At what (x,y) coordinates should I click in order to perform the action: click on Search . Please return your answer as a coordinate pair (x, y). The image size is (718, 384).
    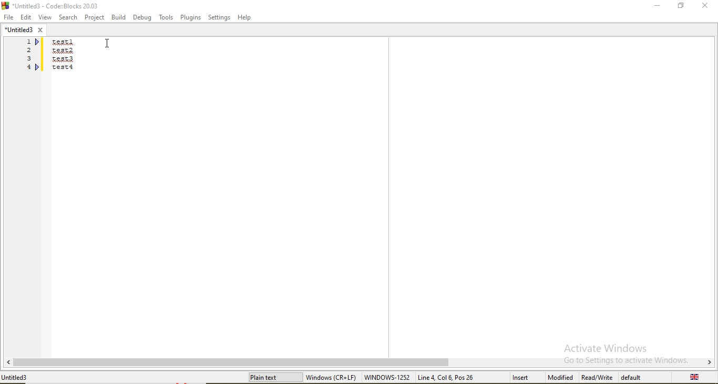
    Looking at the image, I should click on (67, 17).